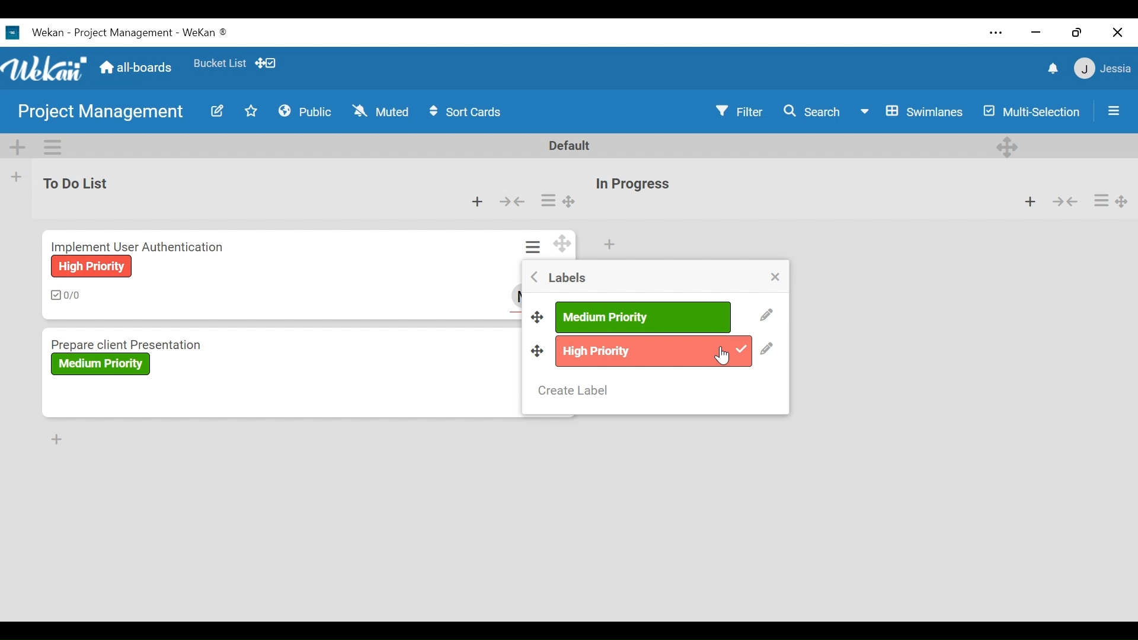 The width and height of the screenshot is (1138, 640). Describe the element at coordinates (538, 351) in the screenshot. I see `Desktop drag handles` at that location.